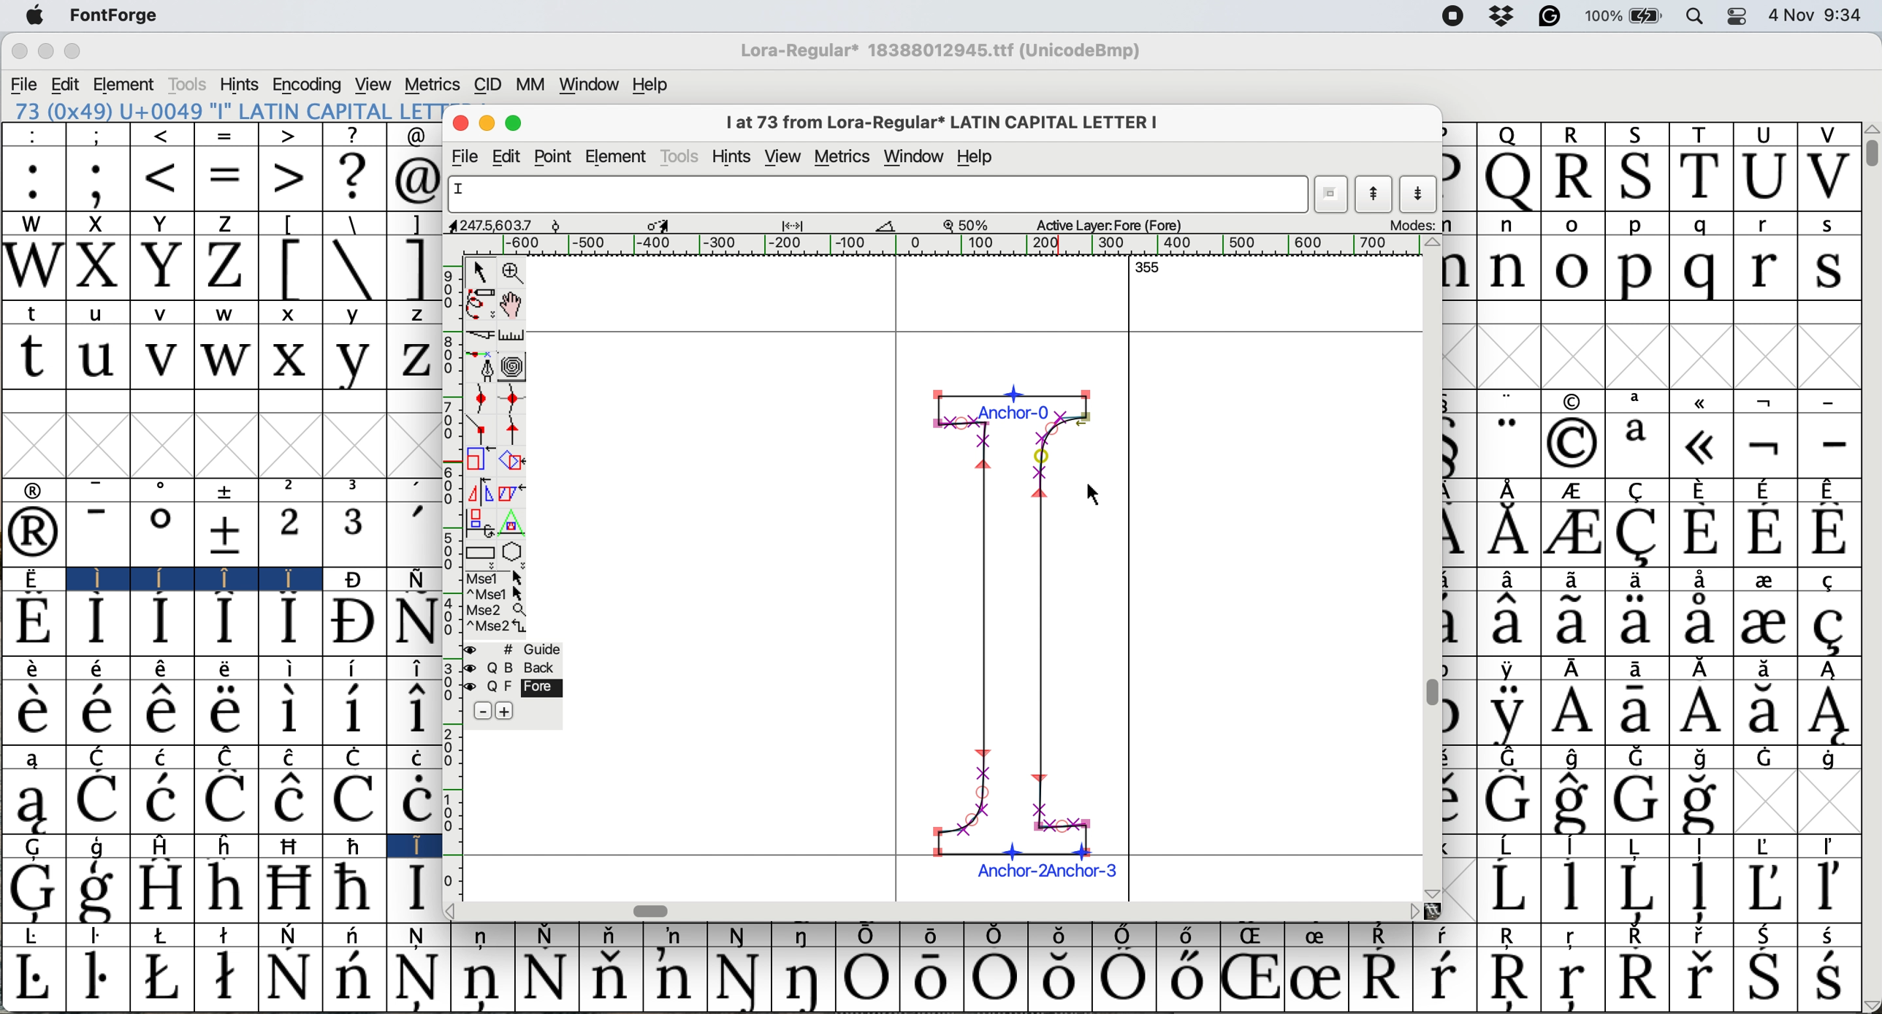 This screenshot has height=1014, width=1882. Describe the element at coordinates (292, 489) in the screenshot. I see `2` at that location.